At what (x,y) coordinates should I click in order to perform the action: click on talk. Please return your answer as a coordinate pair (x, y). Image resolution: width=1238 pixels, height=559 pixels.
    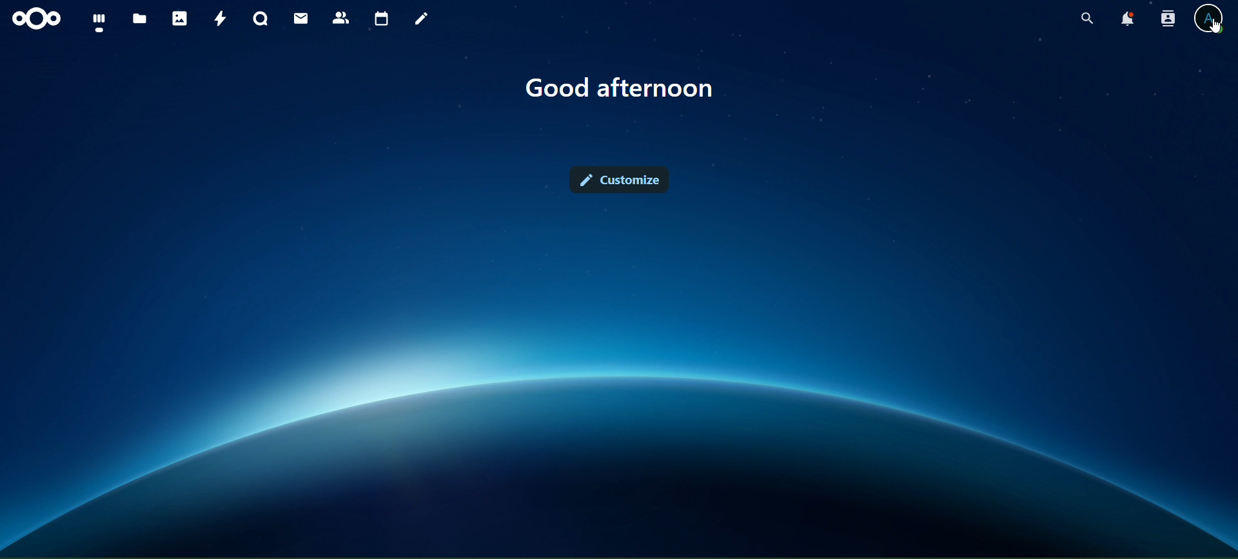
    Looking at the image, I should click on (260, 19).